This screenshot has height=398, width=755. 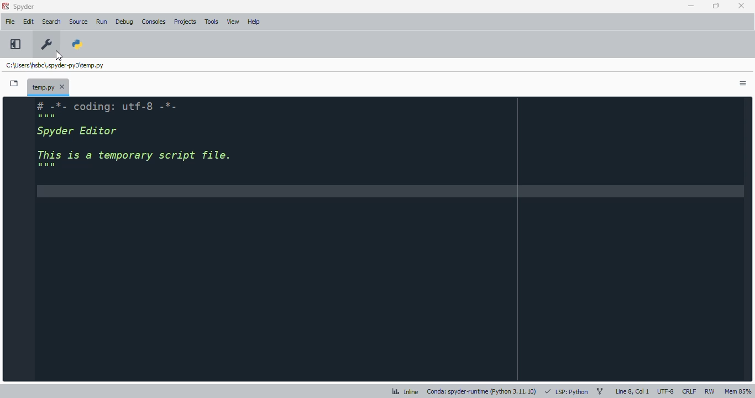 What do you see at coordinates (186, 22) in the screenshot?
I see `projects` at bounding box center [186, 22].